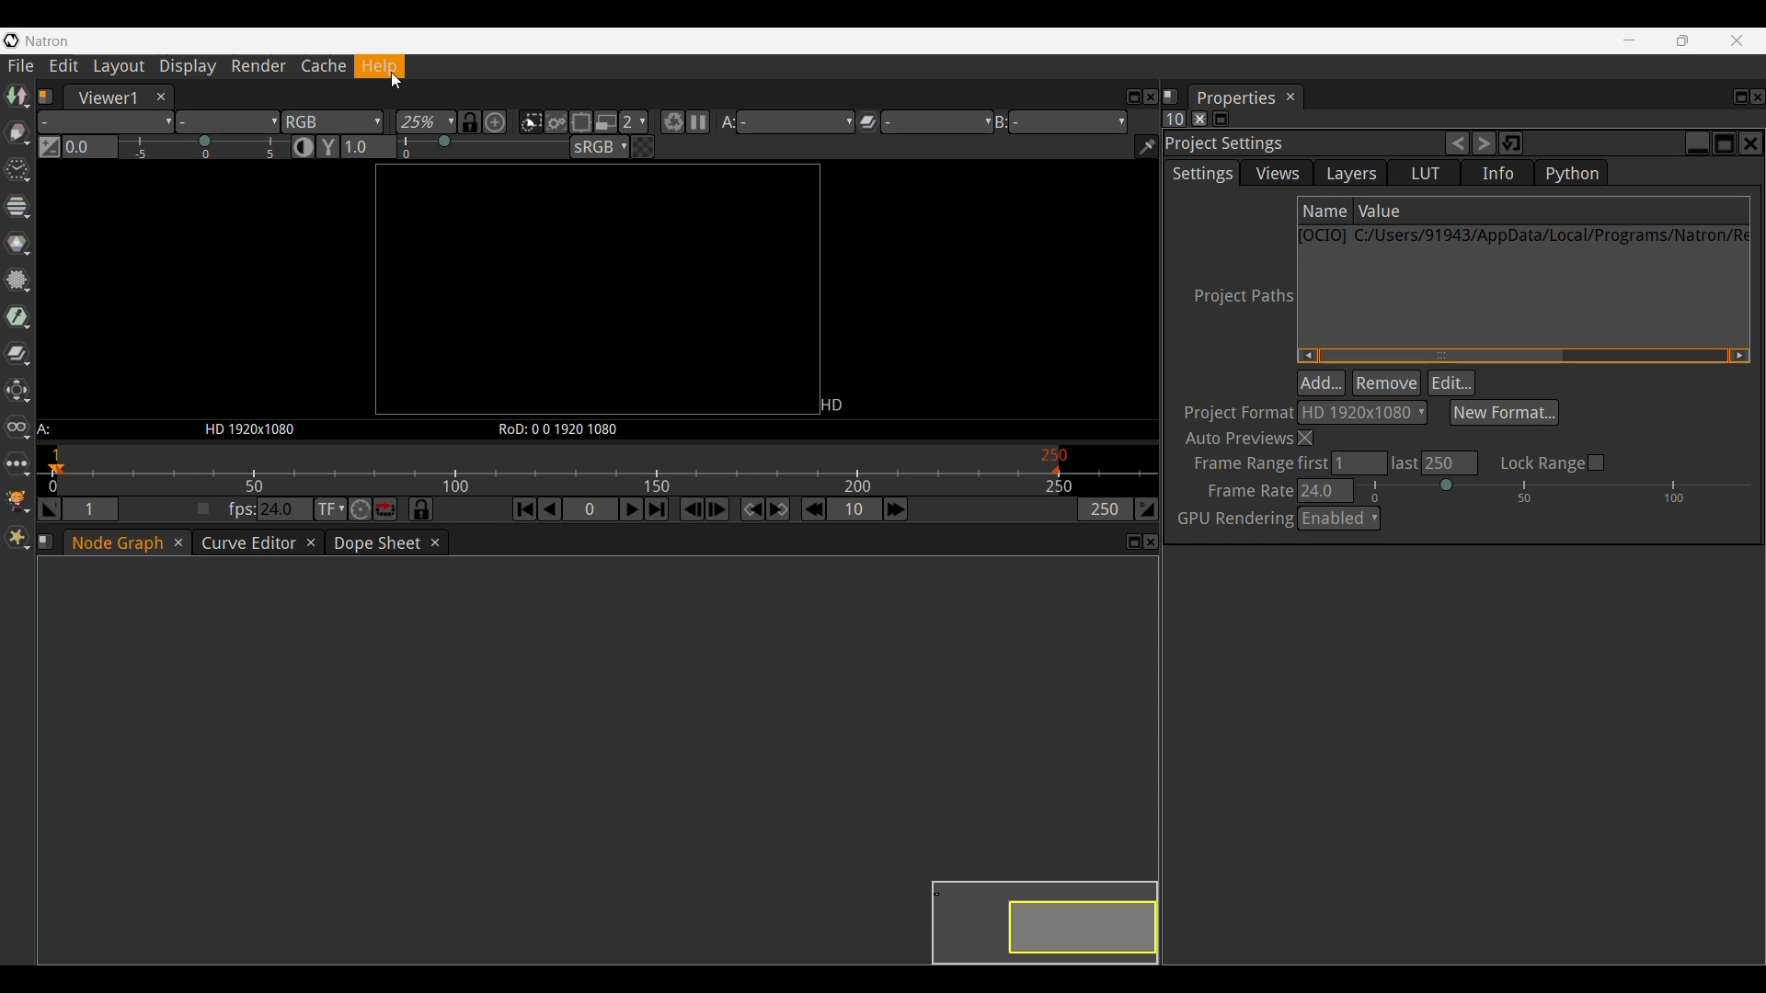 This screenshot has width=1766, height=993. What do you see at coordinates (103, 97) in the screenshot?
I see `Viewer1` at bounding box center [103, 97].